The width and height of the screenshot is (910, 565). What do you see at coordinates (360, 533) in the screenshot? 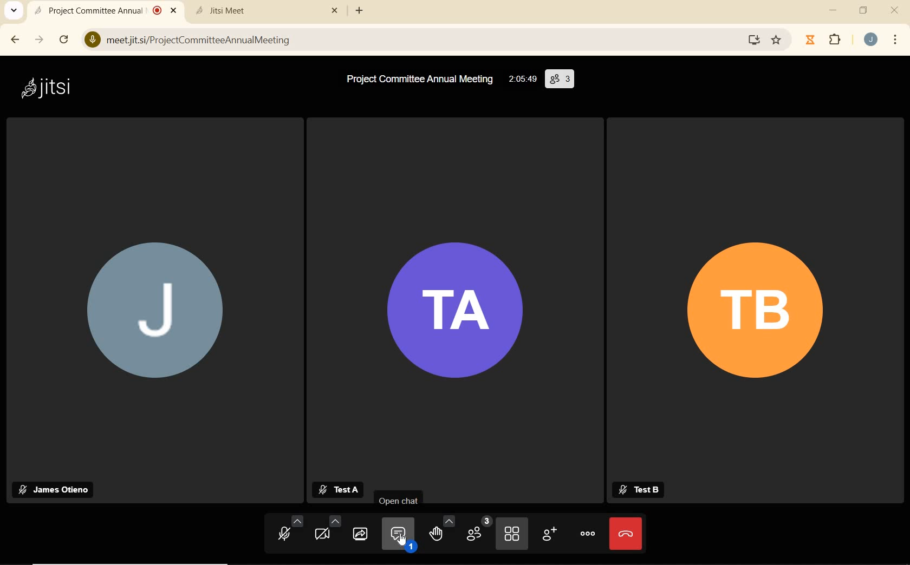
I see `start screen sharing` at bounding box center [360, 533].